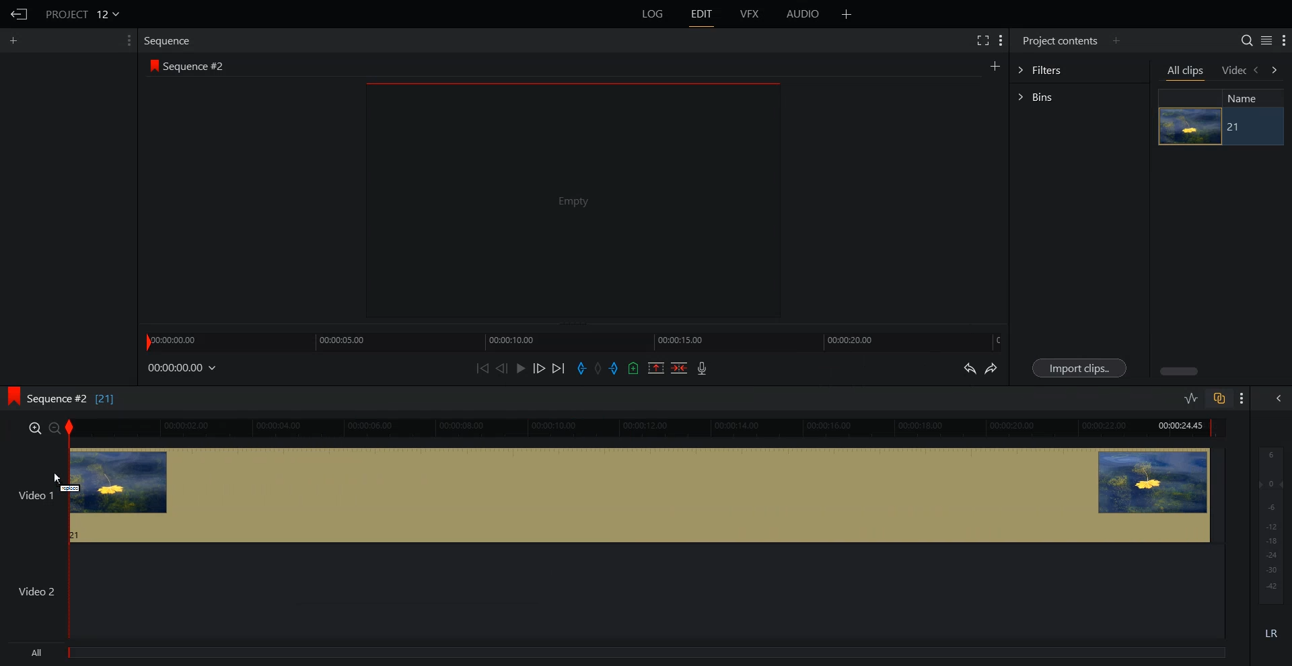  Describe the element at coordinates (559, 368) in the screenshot. I see `Move Forward` at that location.